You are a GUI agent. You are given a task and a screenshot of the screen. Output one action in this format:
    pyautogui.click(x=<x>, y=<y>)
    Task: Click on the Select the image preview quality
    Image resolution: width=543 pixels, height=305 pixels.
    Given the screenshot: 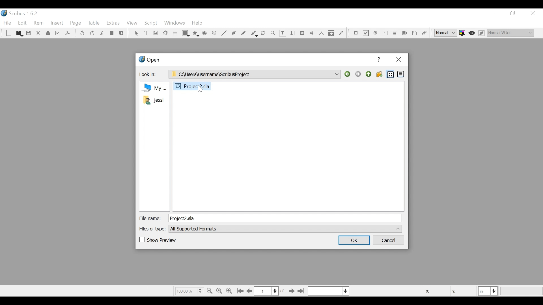 What is the action you would take?
    pyautogui.click(x=447, y=33)
    